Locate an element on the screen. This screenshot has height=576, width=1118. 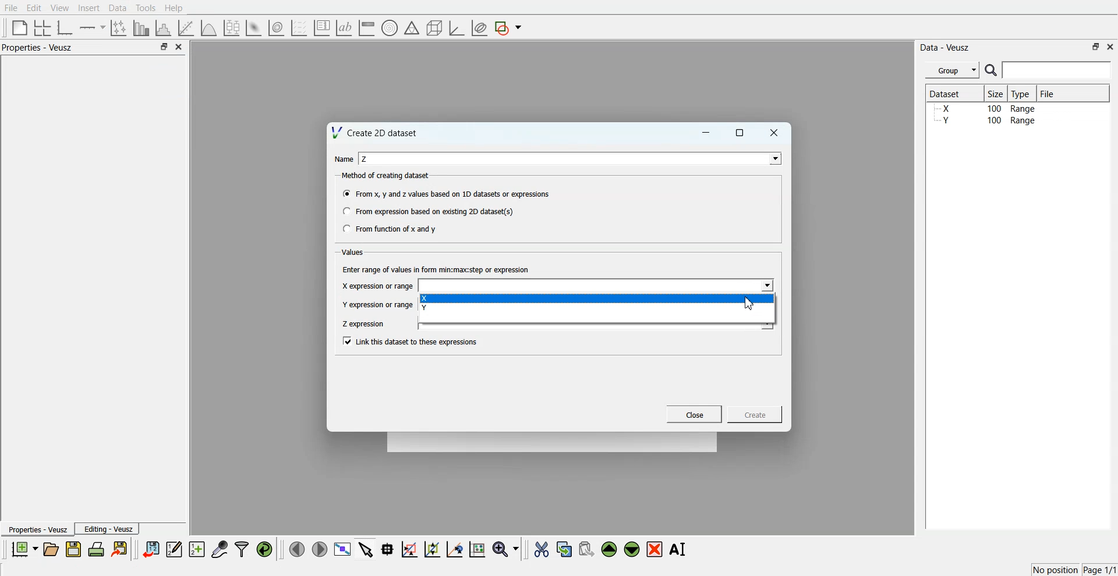
Base Graph is located at coordinates (65, 28).